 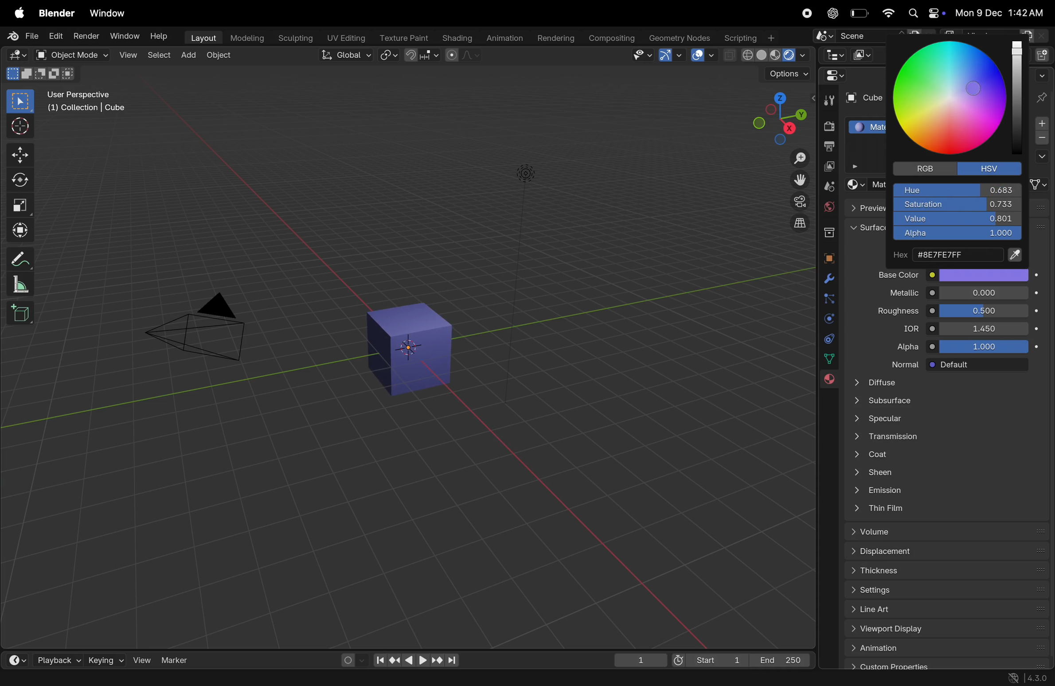 What do you see at coordinates (829, 279) in the screenshot?
I see `modifiers` at bounding box center [829, 279].